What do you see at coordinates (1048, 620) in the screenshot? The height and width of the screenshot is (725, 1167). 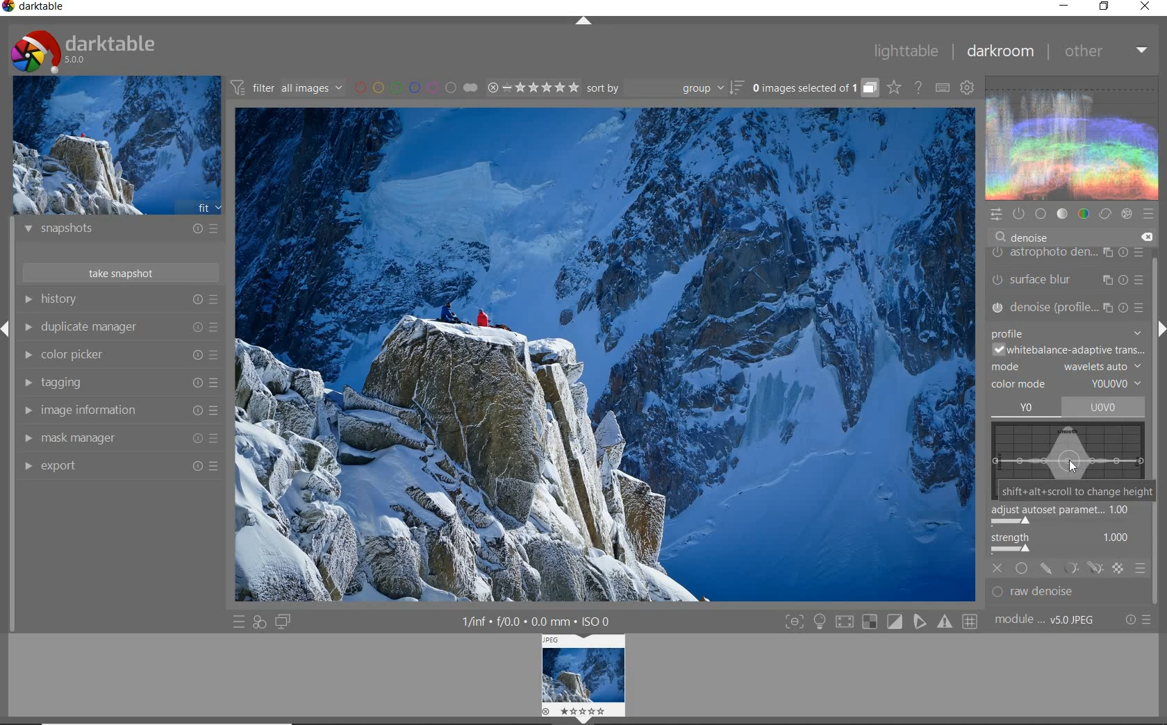 I see `module..v50JPEG` at bounding box center [1048, 620].